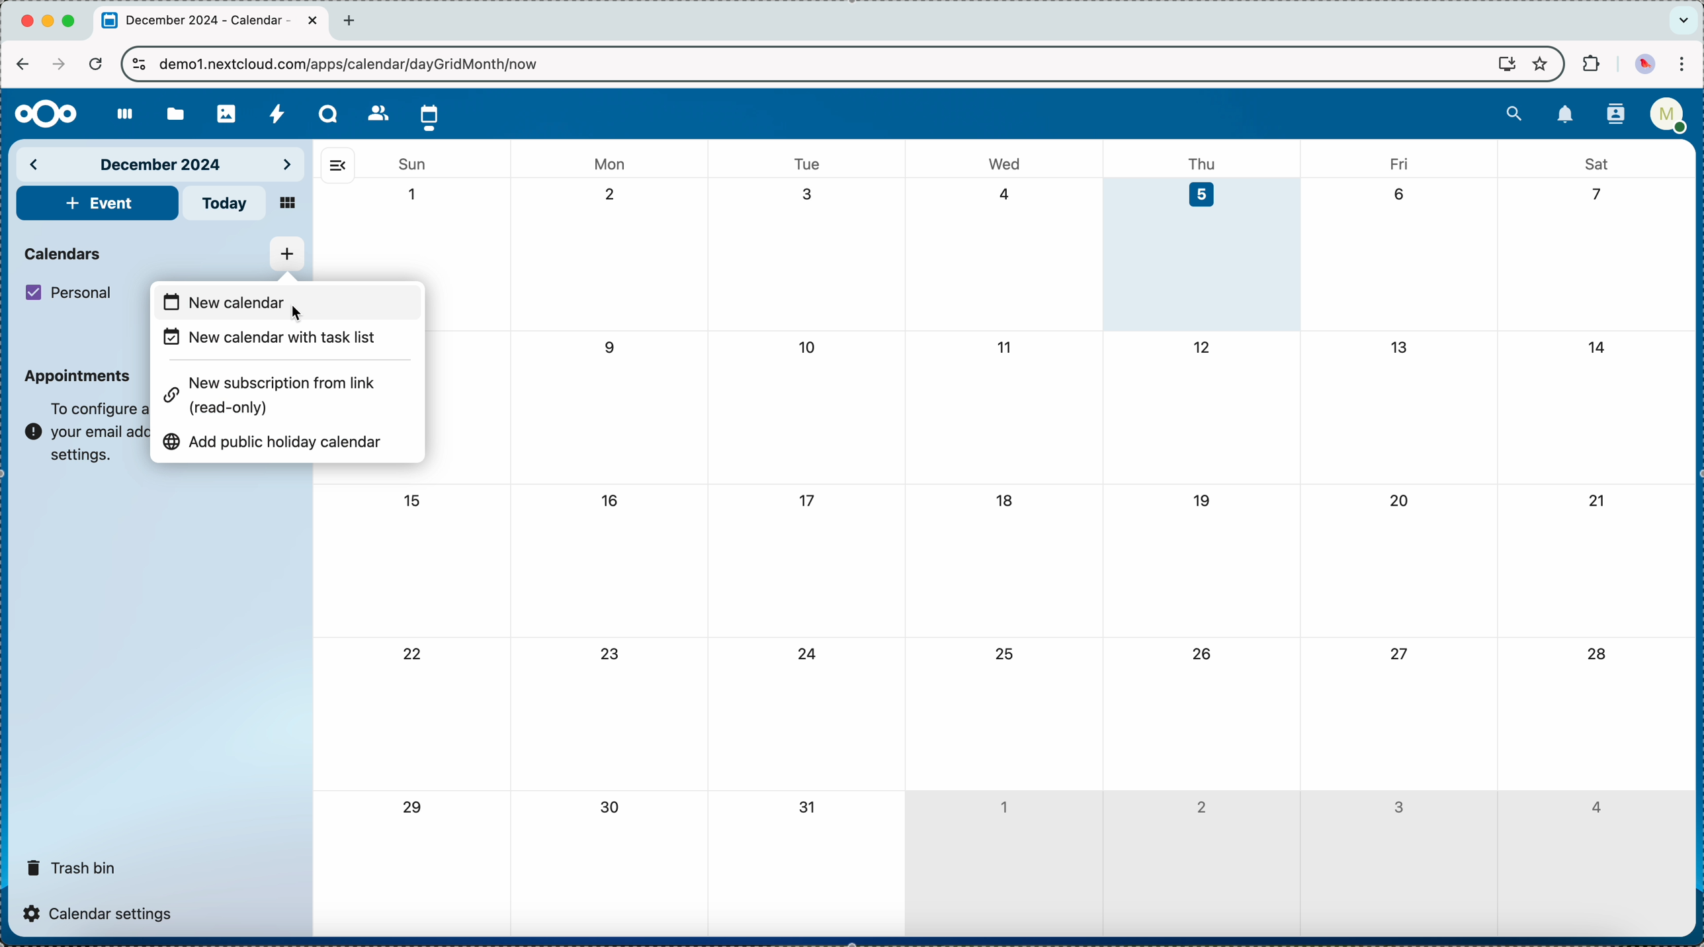 The width and height of the screenshot is (1704, 947). Describe the element at coordinates (173, 112) in the screenshot. I see `files` at that location.